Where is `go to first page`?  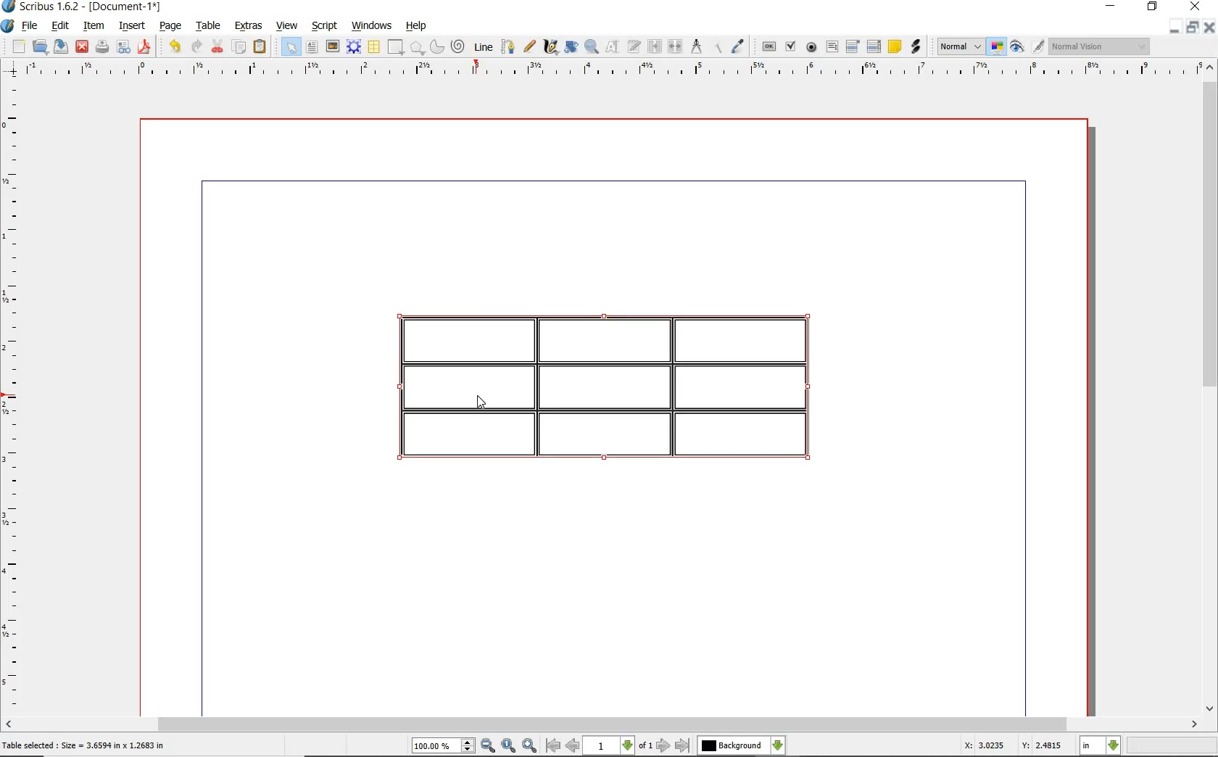
go to first page is located at coordinates (553, 746).